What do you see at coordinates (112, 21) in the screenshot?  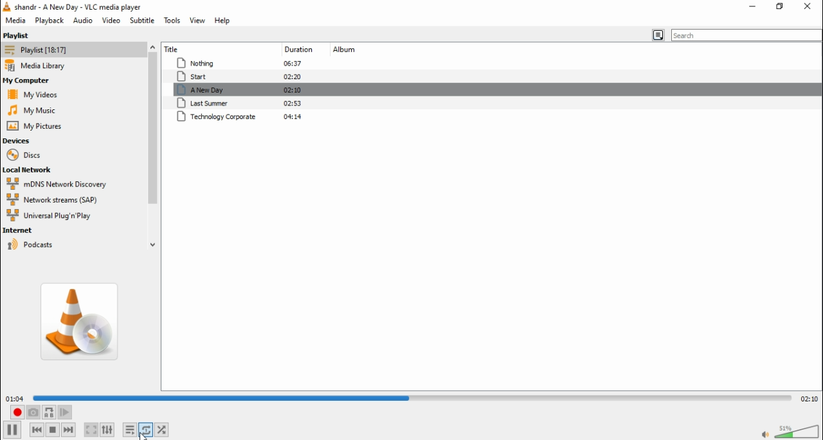 I see `video` at bounding box center [112, 21].